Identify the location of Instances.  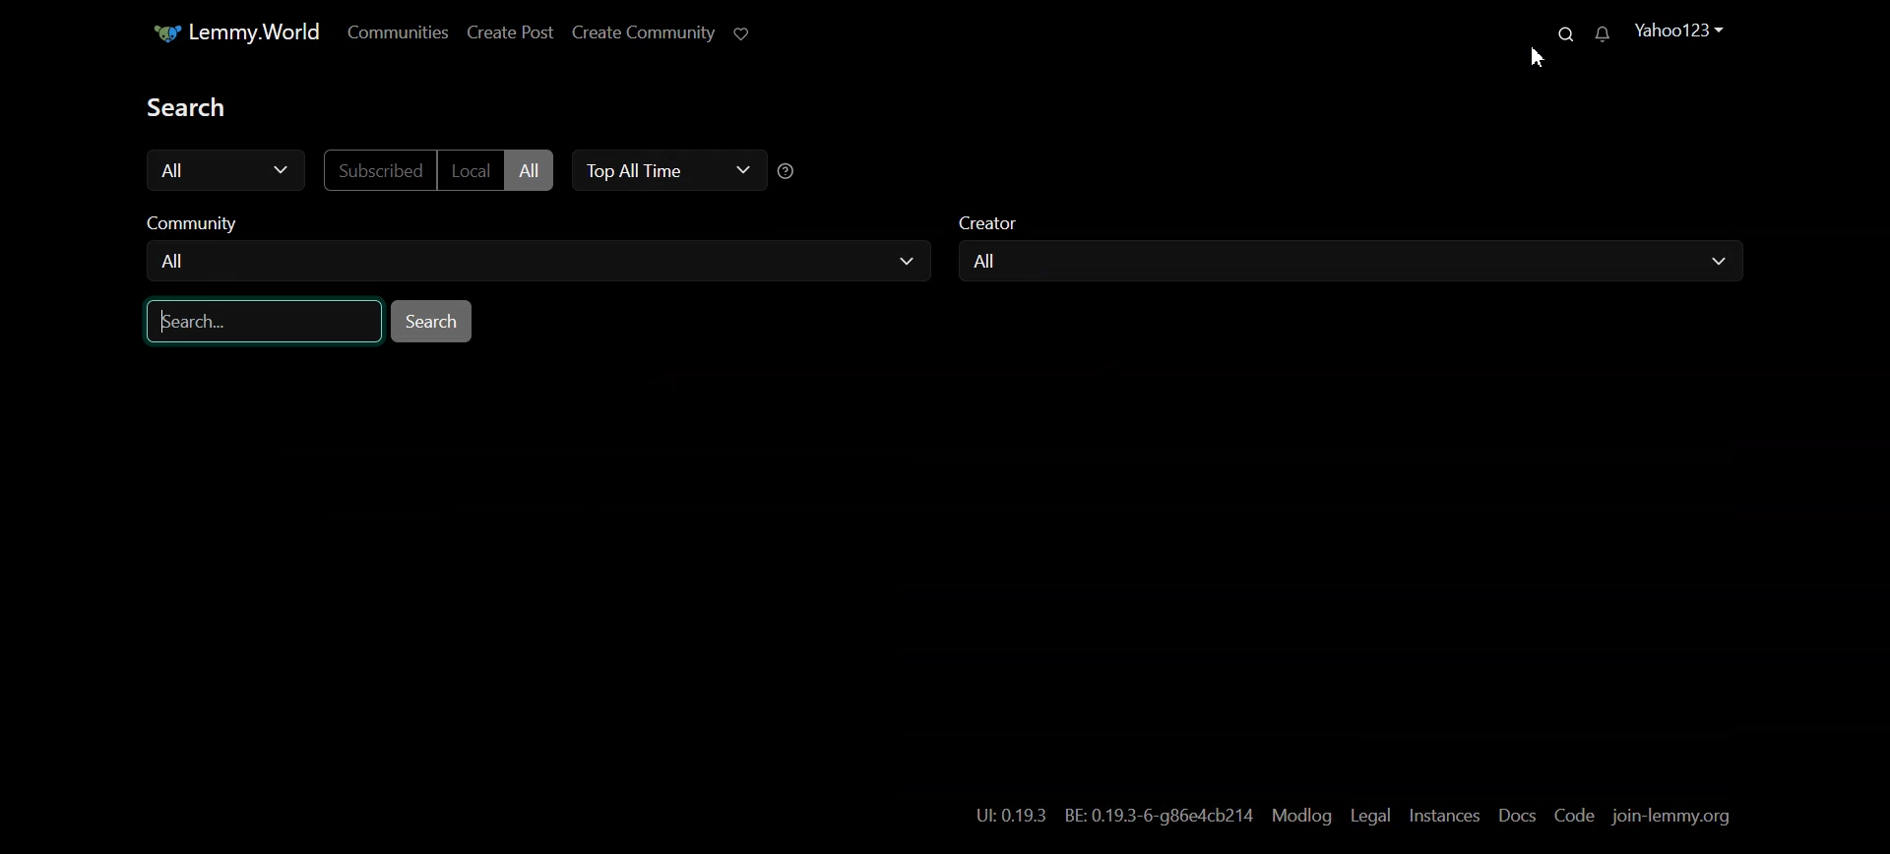
(1444, 814).